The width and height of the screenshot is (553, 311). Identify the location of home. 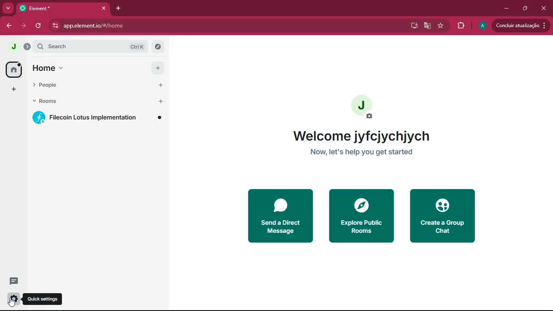
(15, 69).